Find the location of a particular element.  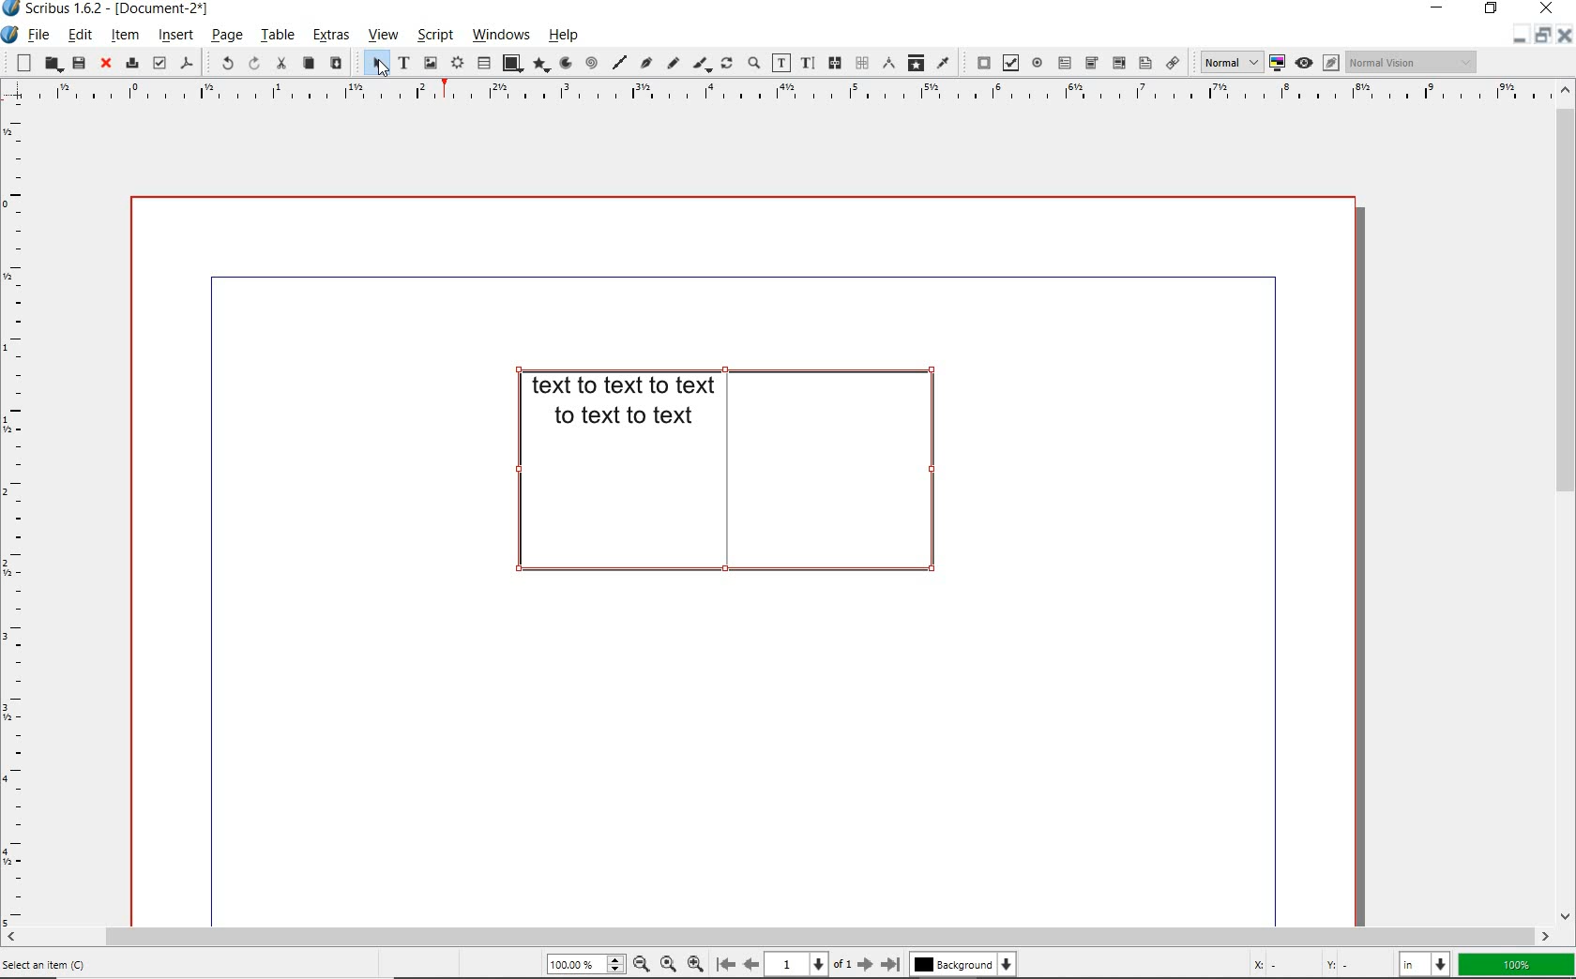

pdf check box is located at coordinates (1008, 62).